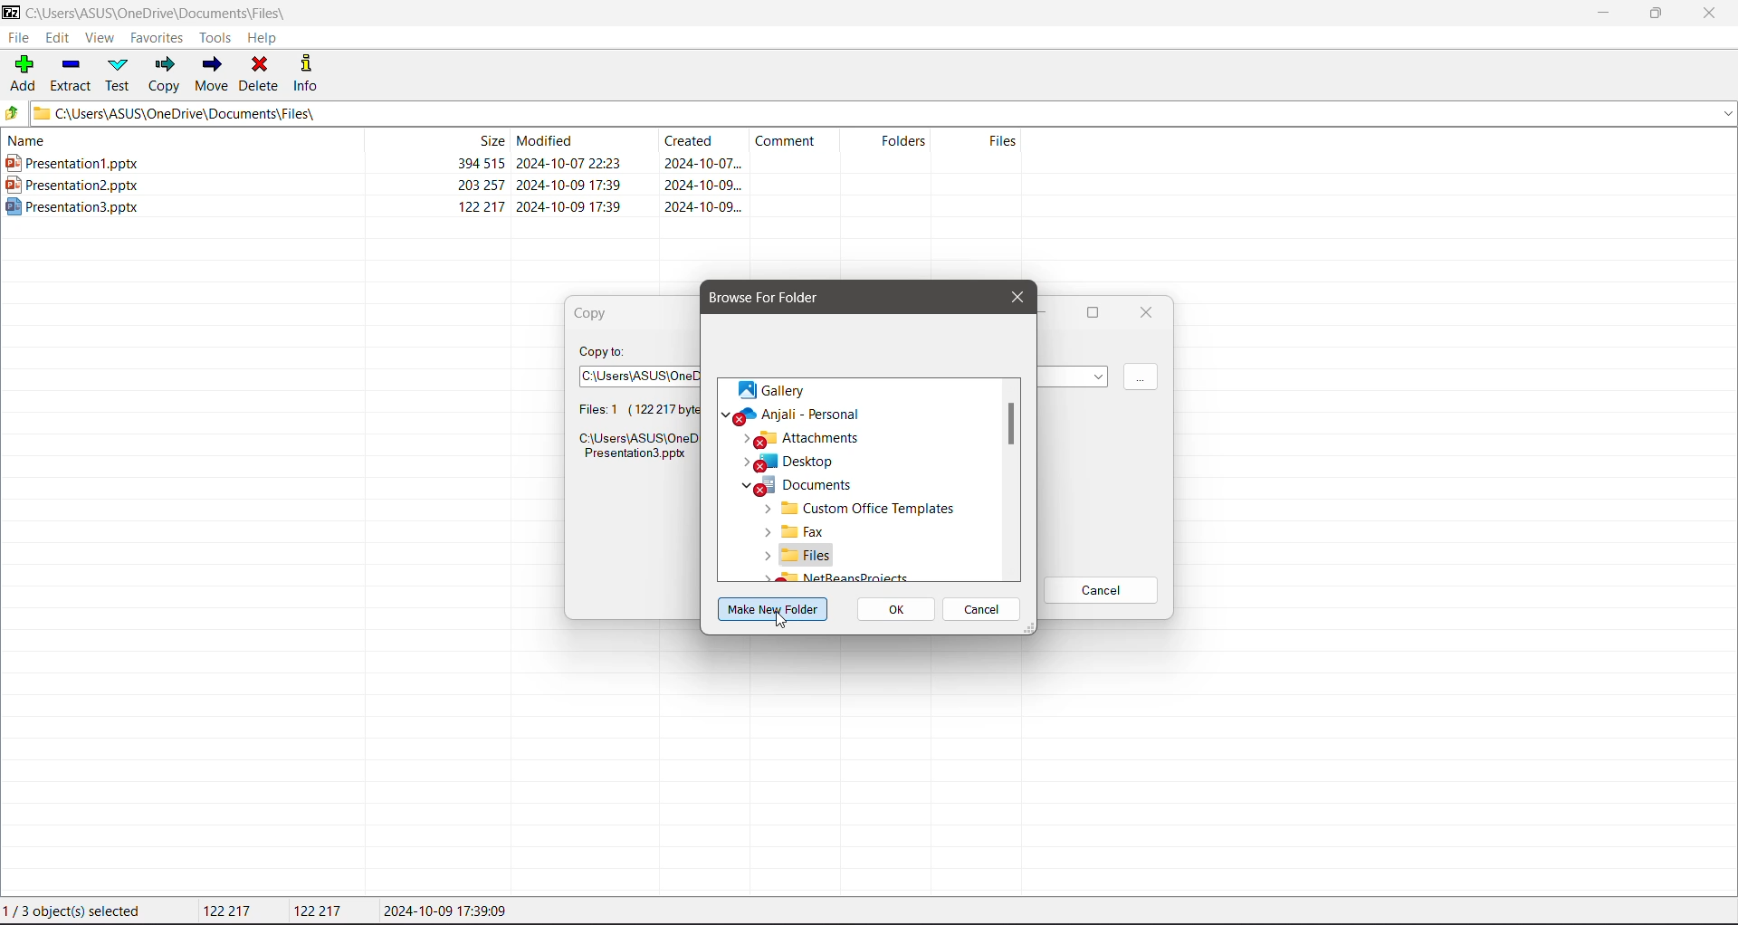 The image size is (1738, 925). What do you see at coordinates (99, 38) in the screenshot?
I see `View` at bounding box center [99, 38].